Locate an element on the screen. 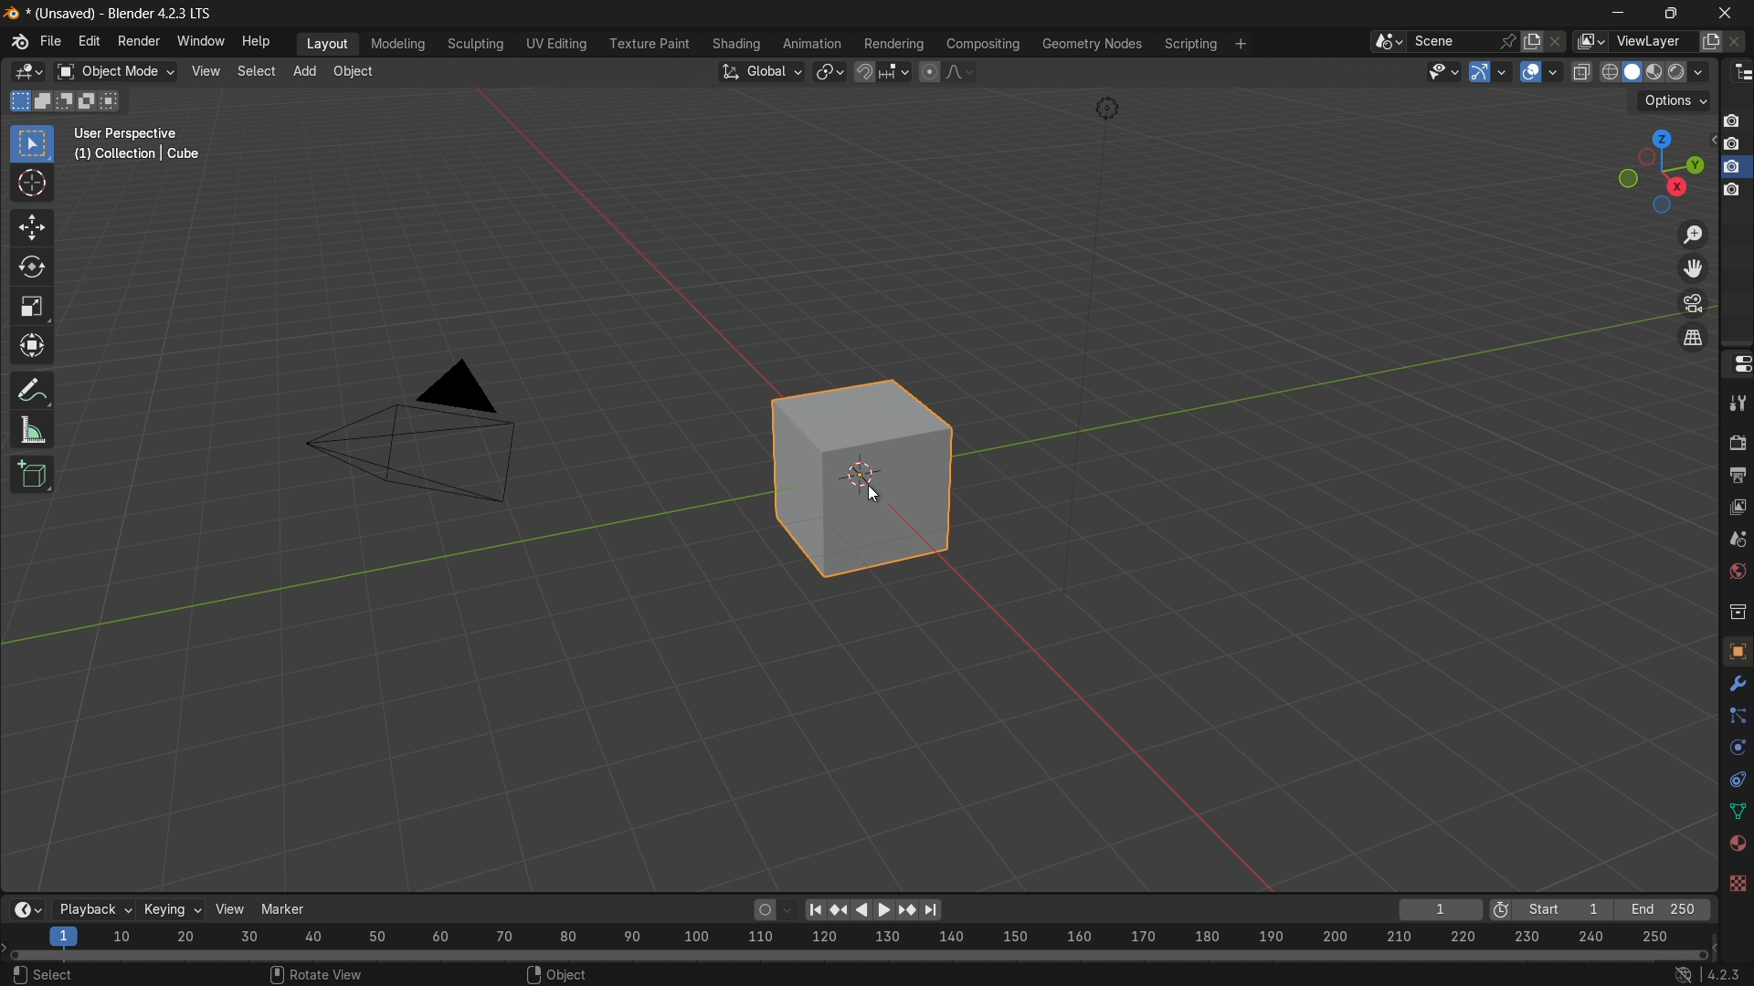  toggle camera view is located at coordinates (1694, 304).